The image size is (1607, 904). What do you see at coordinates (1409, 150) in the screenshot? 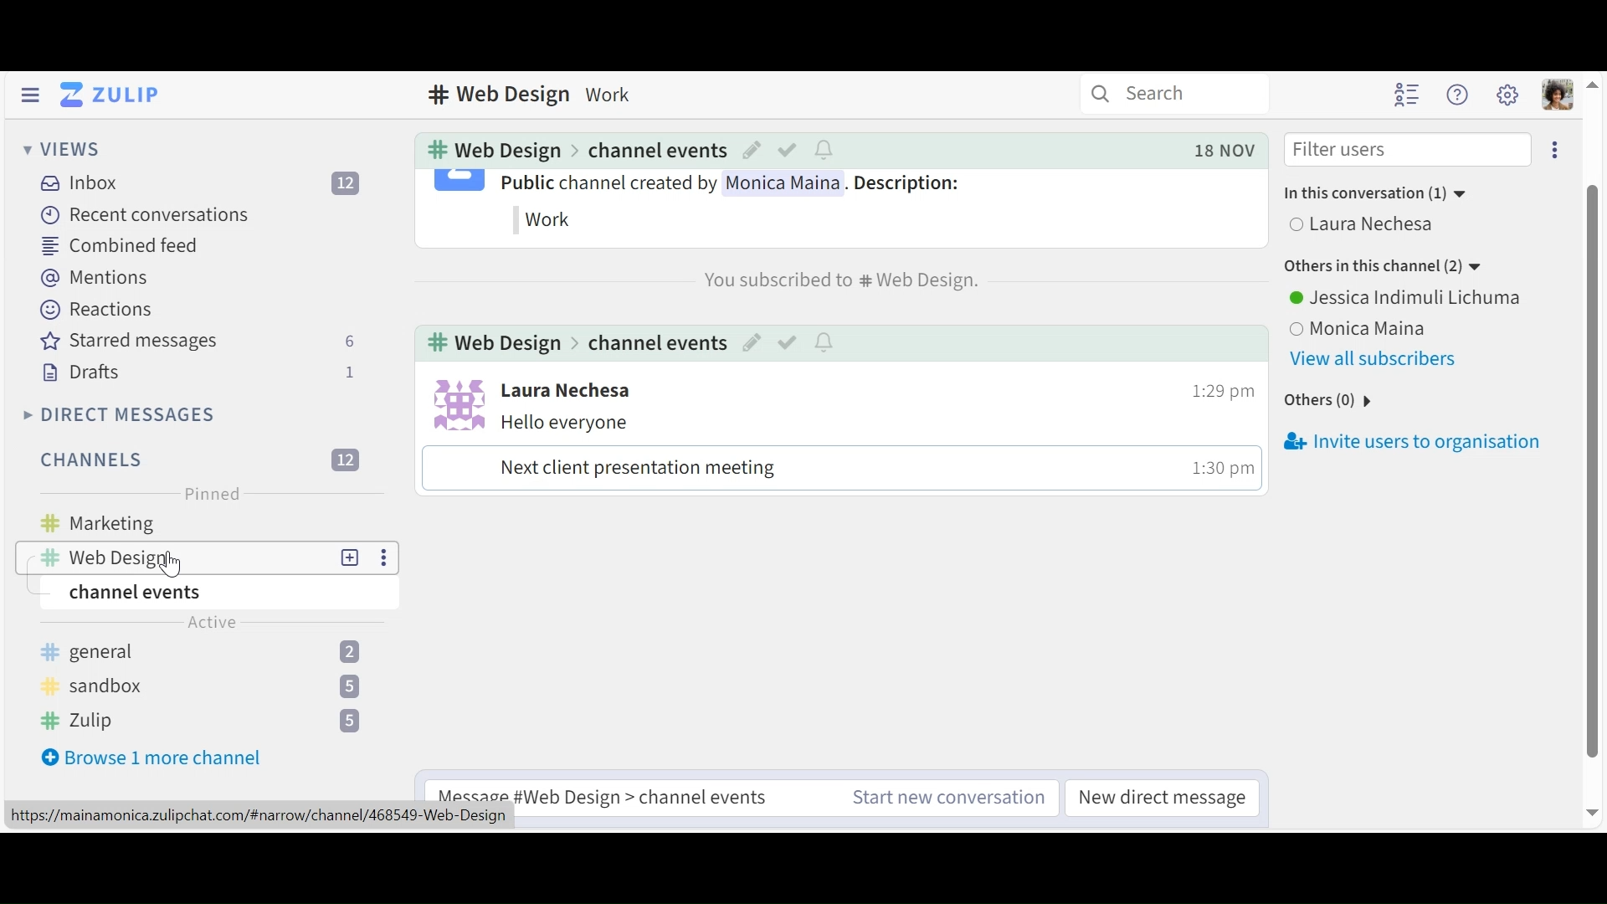
I see `Filter users` at bounding box center [1409, 150].